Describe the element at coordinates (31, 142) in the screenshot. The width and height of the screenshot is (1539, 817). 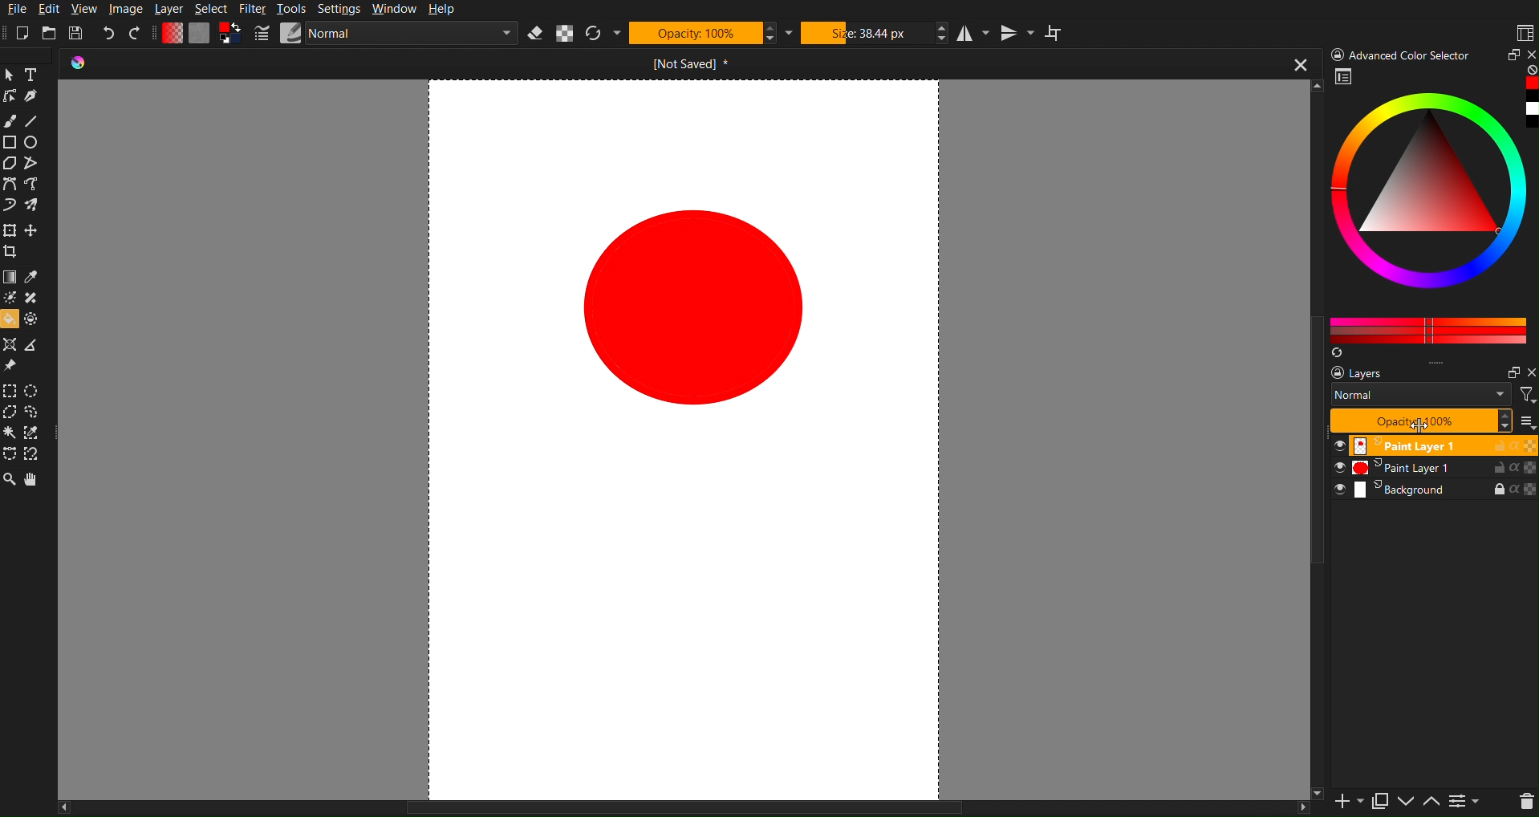
I see `Circle` at that location.